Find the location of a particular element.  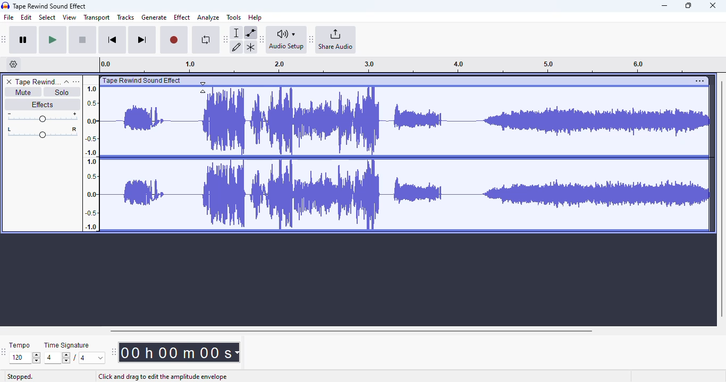

time signature is located at coordinates (67, 345).